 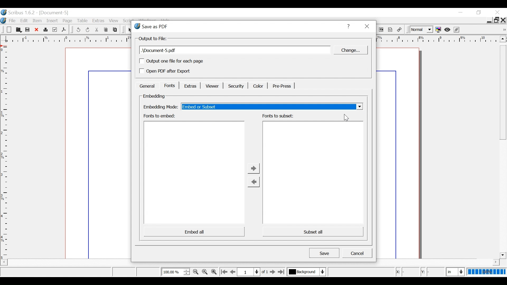 I want to click on Document, so click(x=403, y=153).